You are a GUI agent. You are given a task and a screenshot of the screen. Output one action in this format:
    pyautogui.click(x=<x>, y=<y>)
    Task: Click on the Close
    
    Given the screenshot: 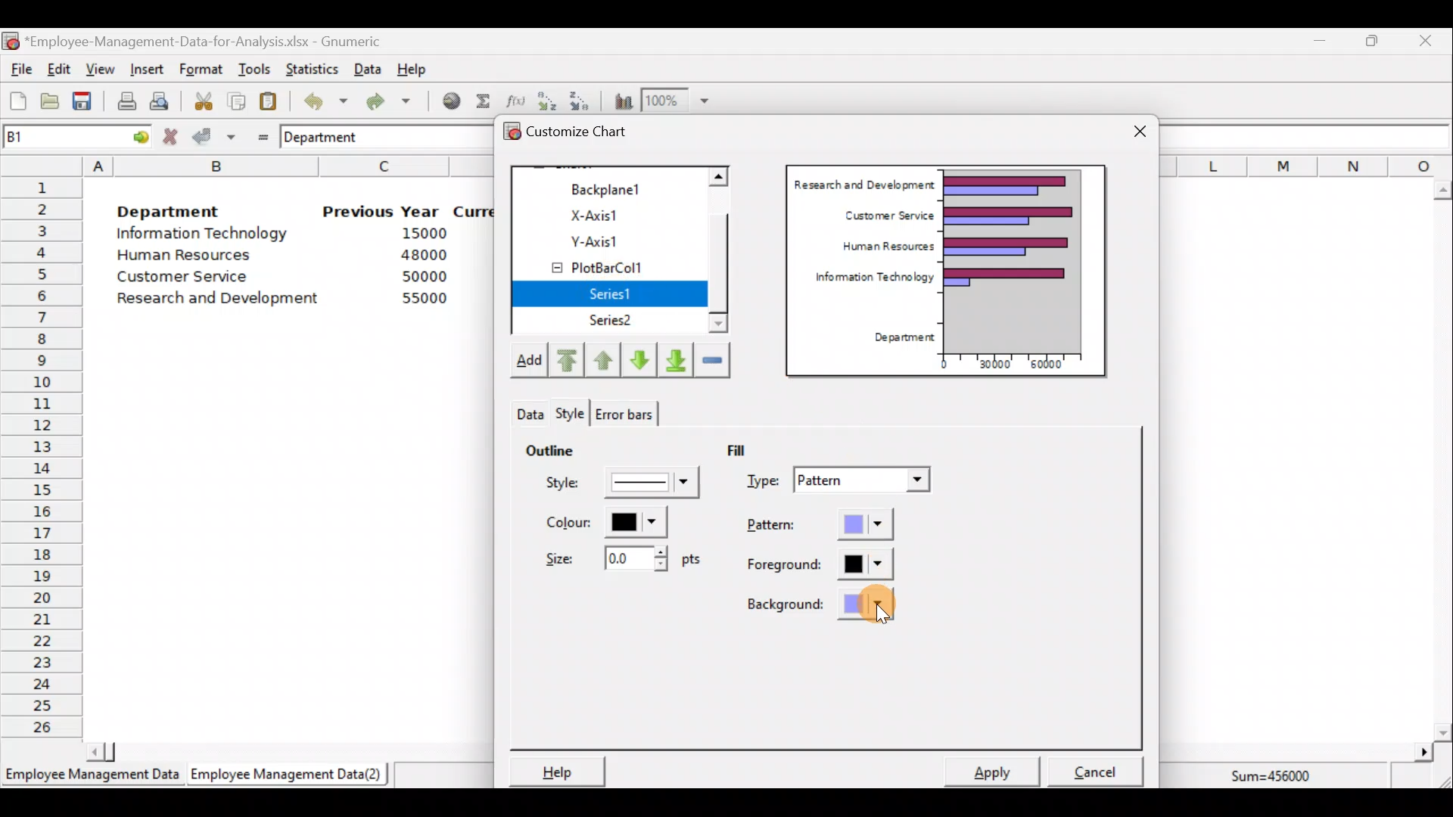 What is the action you would take?
    pyautogui.click(x=1140, y=133)
    